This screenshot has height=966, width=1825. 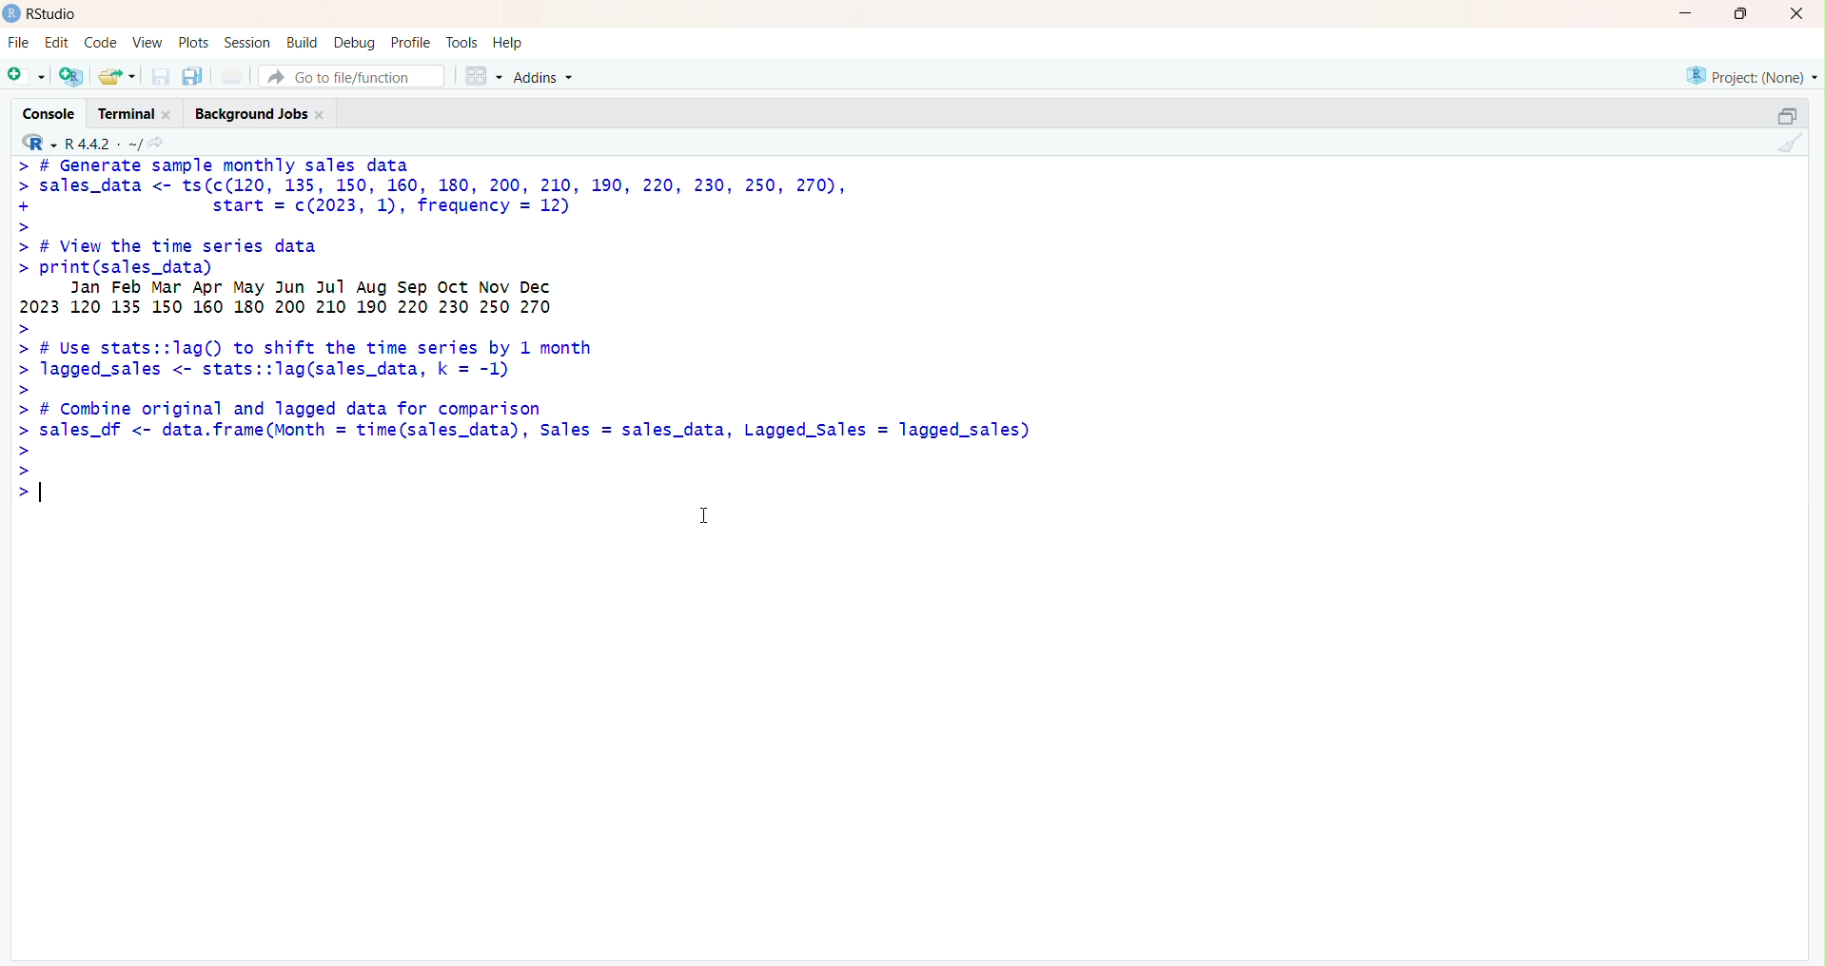 What do you see at coordinates (1789, 145) in the screenshot?
I see `clear console` at bounding box center [1789, 145].